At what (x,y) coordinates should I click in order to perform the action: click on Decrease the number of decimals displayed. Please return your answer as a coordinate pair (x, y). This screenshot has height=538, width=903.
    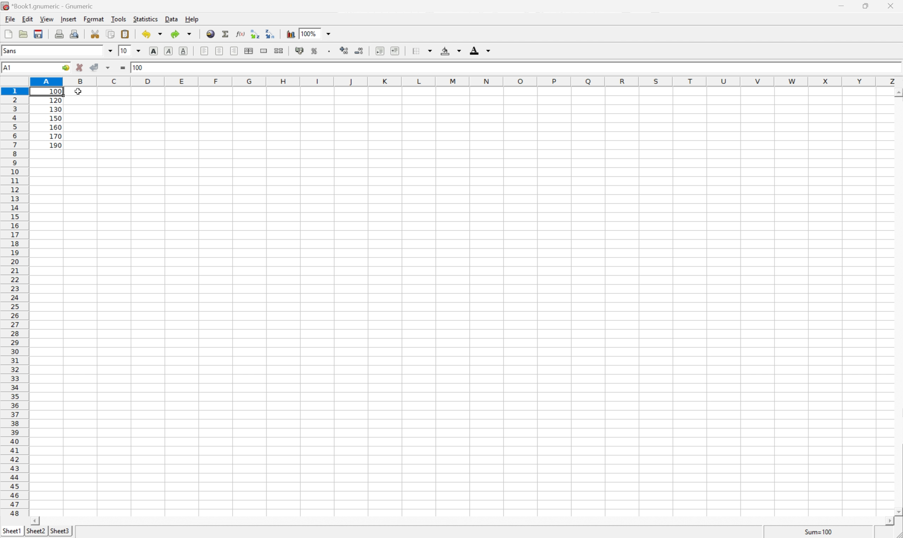
    Looking at the image, I should click on (360, 51).